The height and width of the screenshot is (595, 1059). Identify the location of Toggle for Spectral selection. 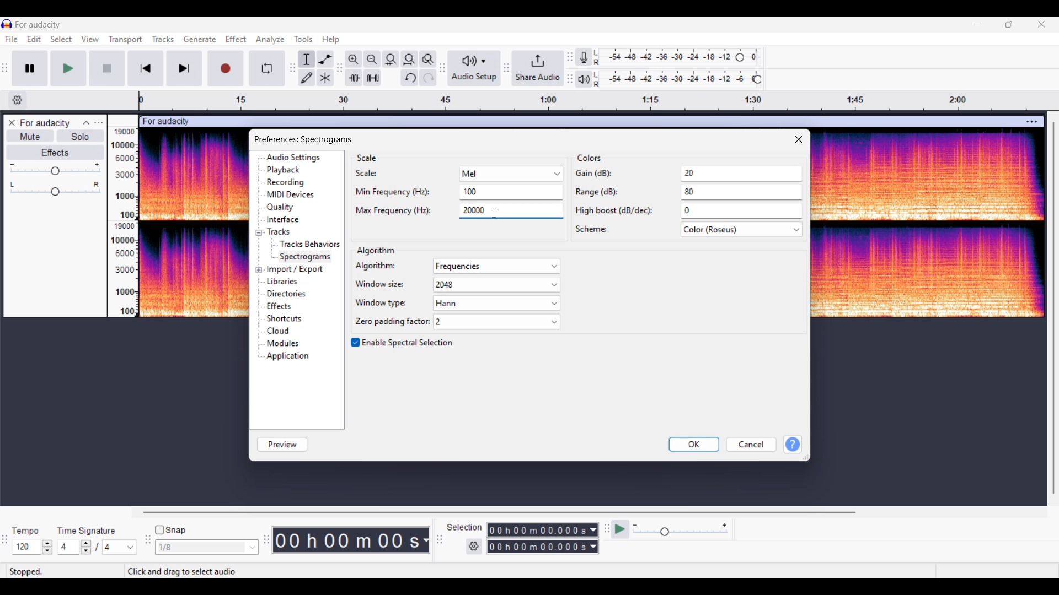
(403, 343).